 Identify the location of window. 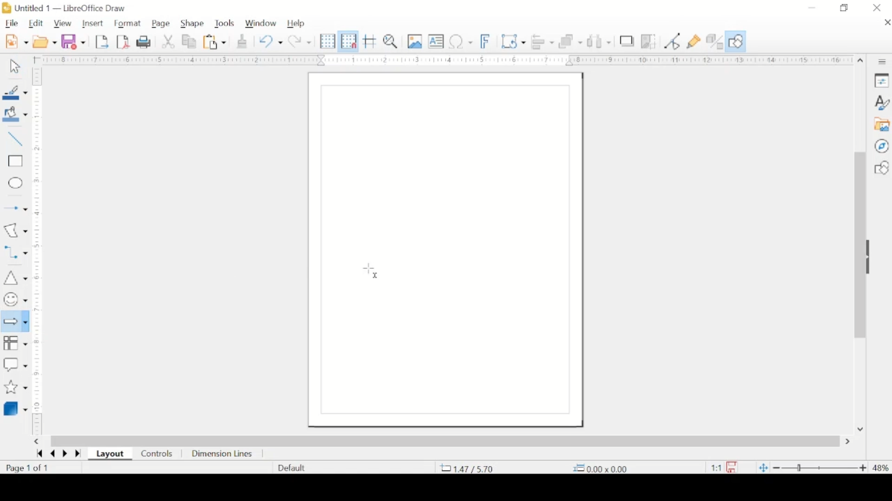
(262, 23).